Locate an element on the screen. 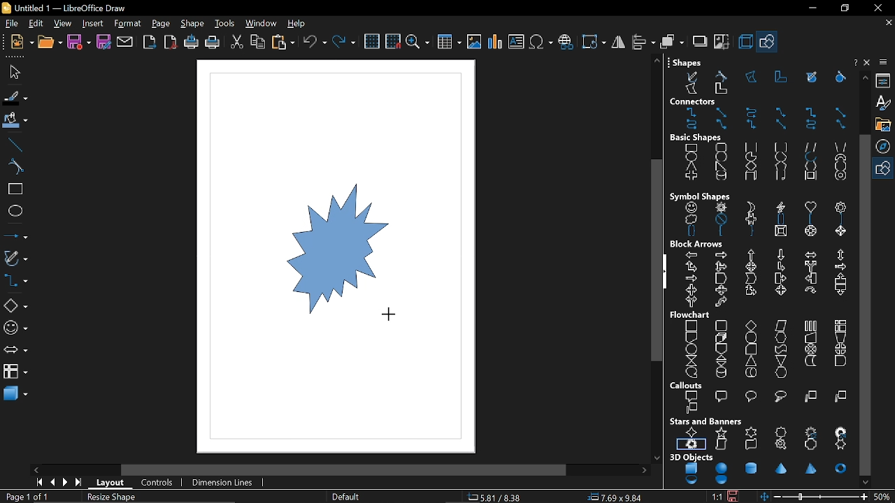 The height and width of the screenshot is (503, 895). symbol shapes is located at coordinates (14, 330).